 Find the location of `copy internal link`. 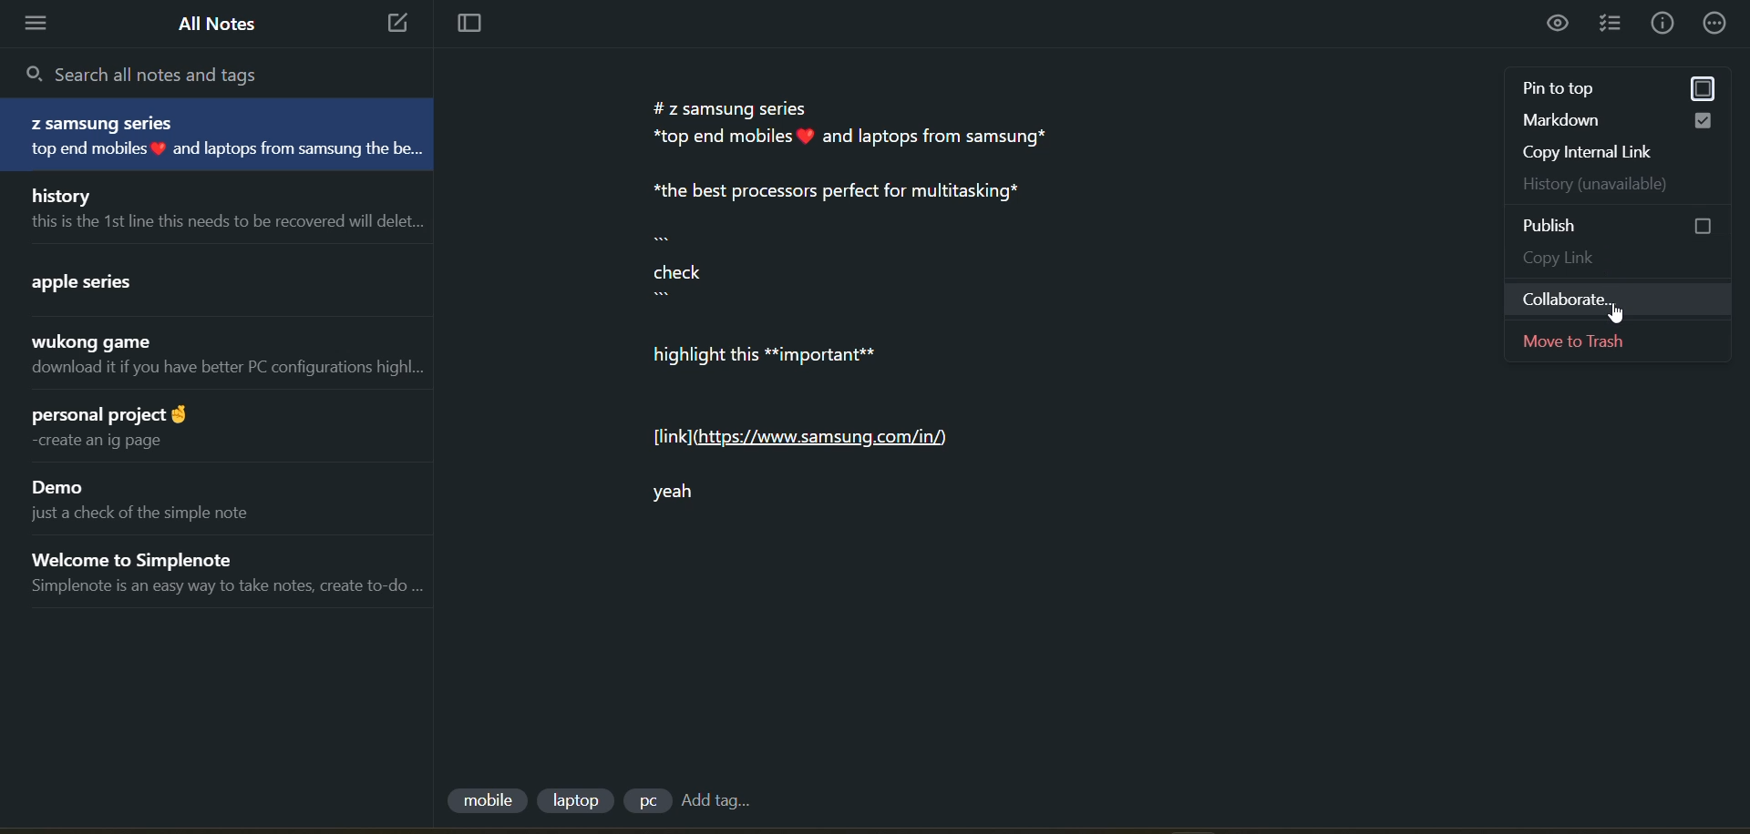

copy internal link is located at coordinates (1633, 158).